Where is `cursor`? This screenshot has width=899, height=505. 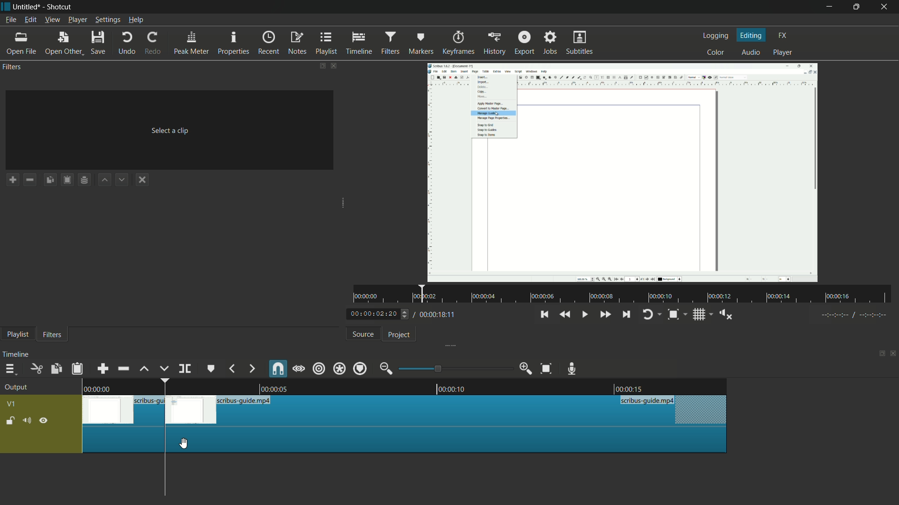 cursor is located at coordinates (184, 445).